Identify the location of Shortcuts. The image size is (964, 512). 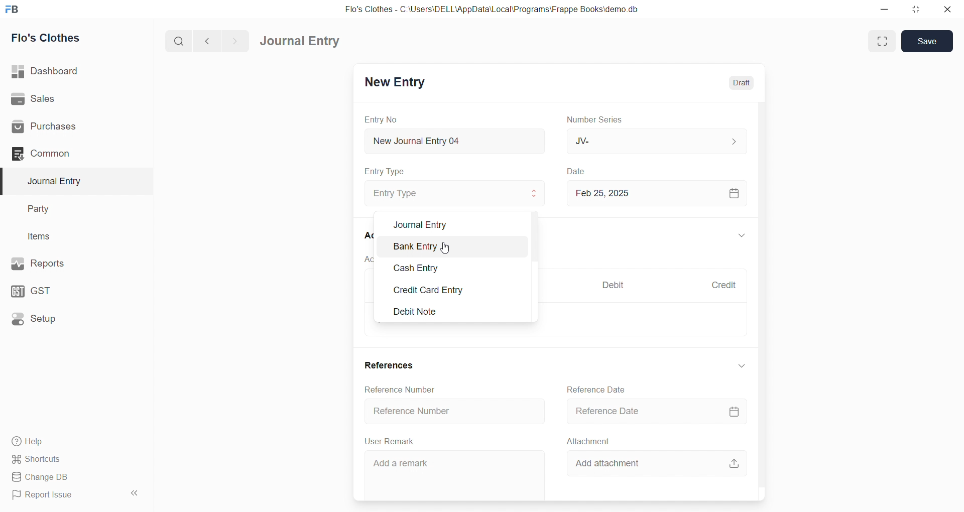
(73, 458).